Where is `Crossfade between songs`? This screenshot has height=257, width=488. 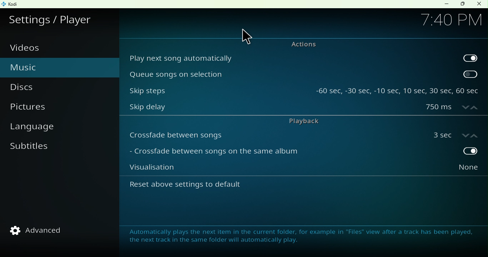
Crossfade between songs is located at coordinates (273, 135).